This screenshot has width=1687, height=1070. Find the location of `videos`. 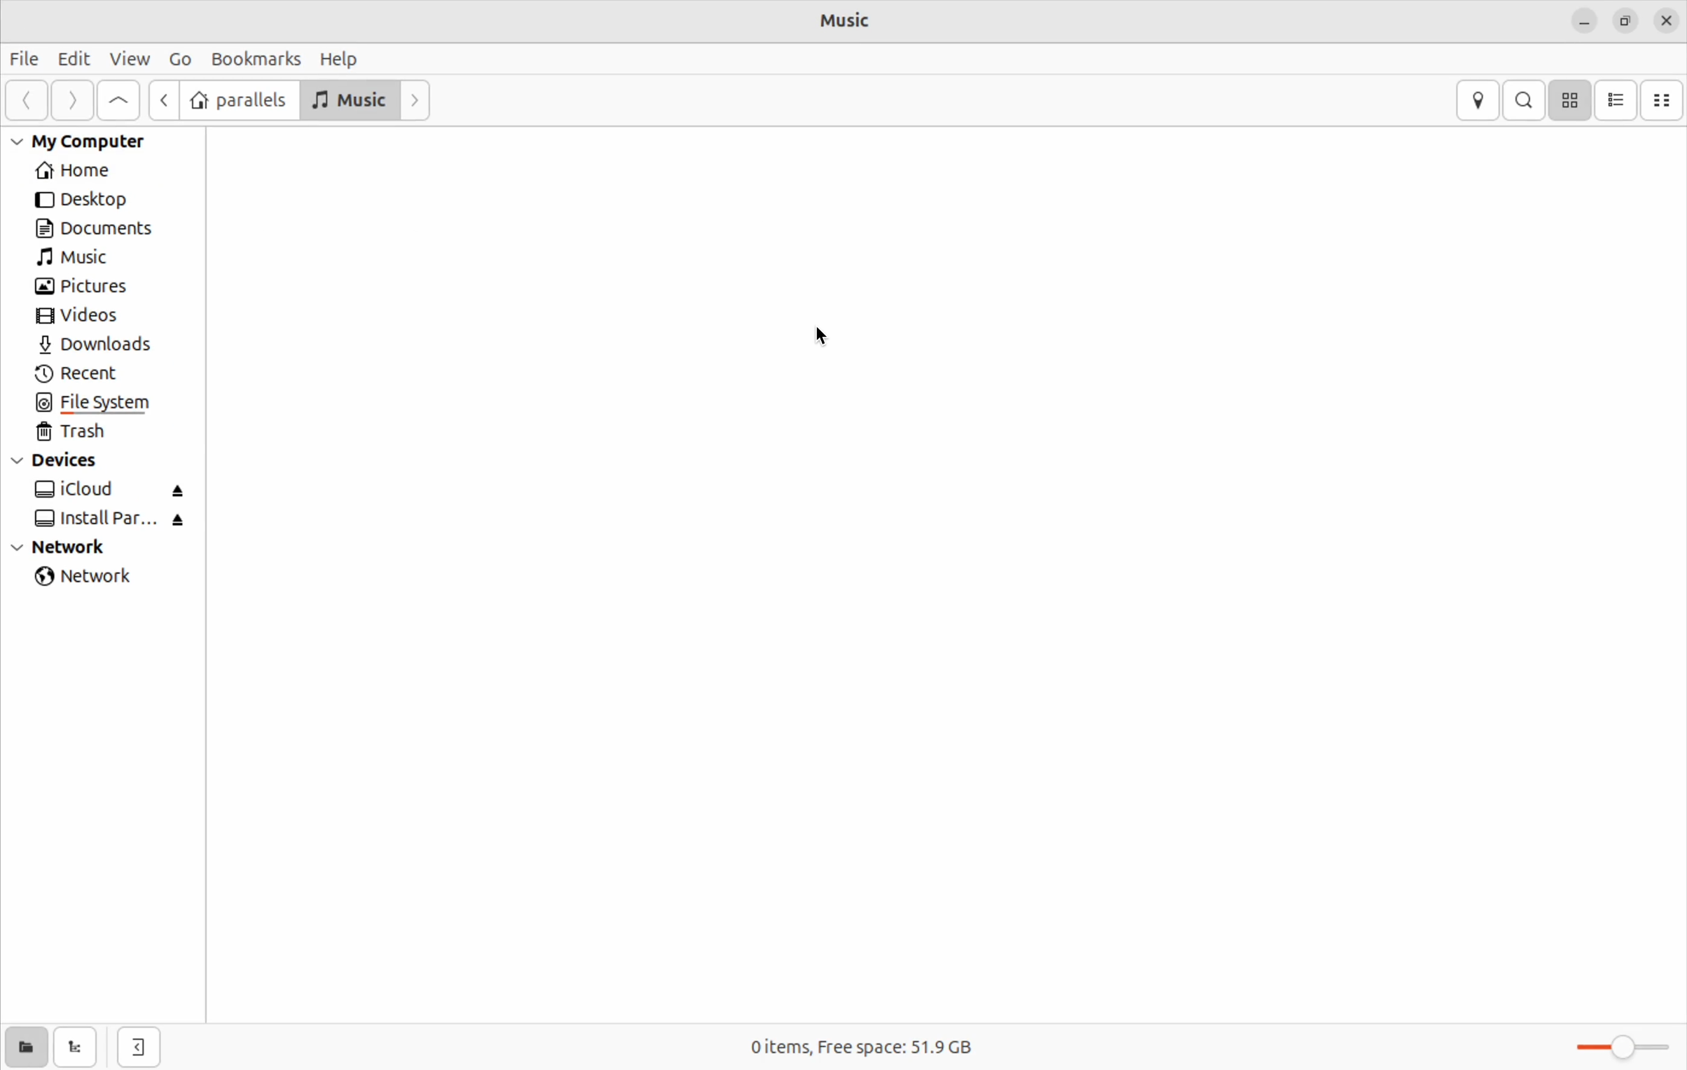

videos is located at coordinates (85, 318).